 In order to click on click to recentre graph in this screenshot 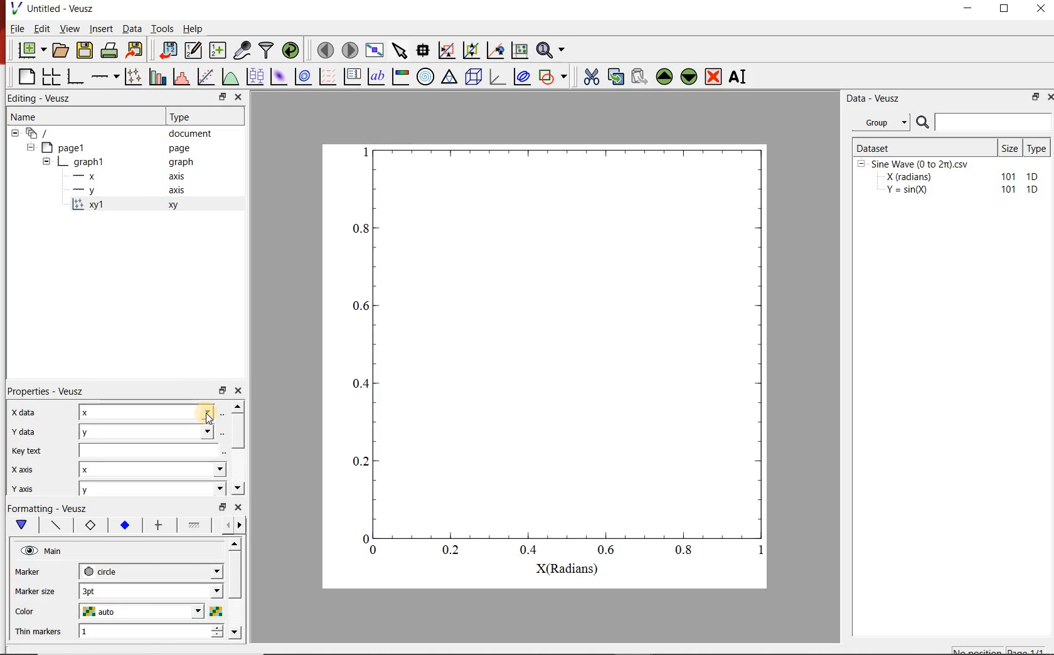, I will do `click(496, 48)`.